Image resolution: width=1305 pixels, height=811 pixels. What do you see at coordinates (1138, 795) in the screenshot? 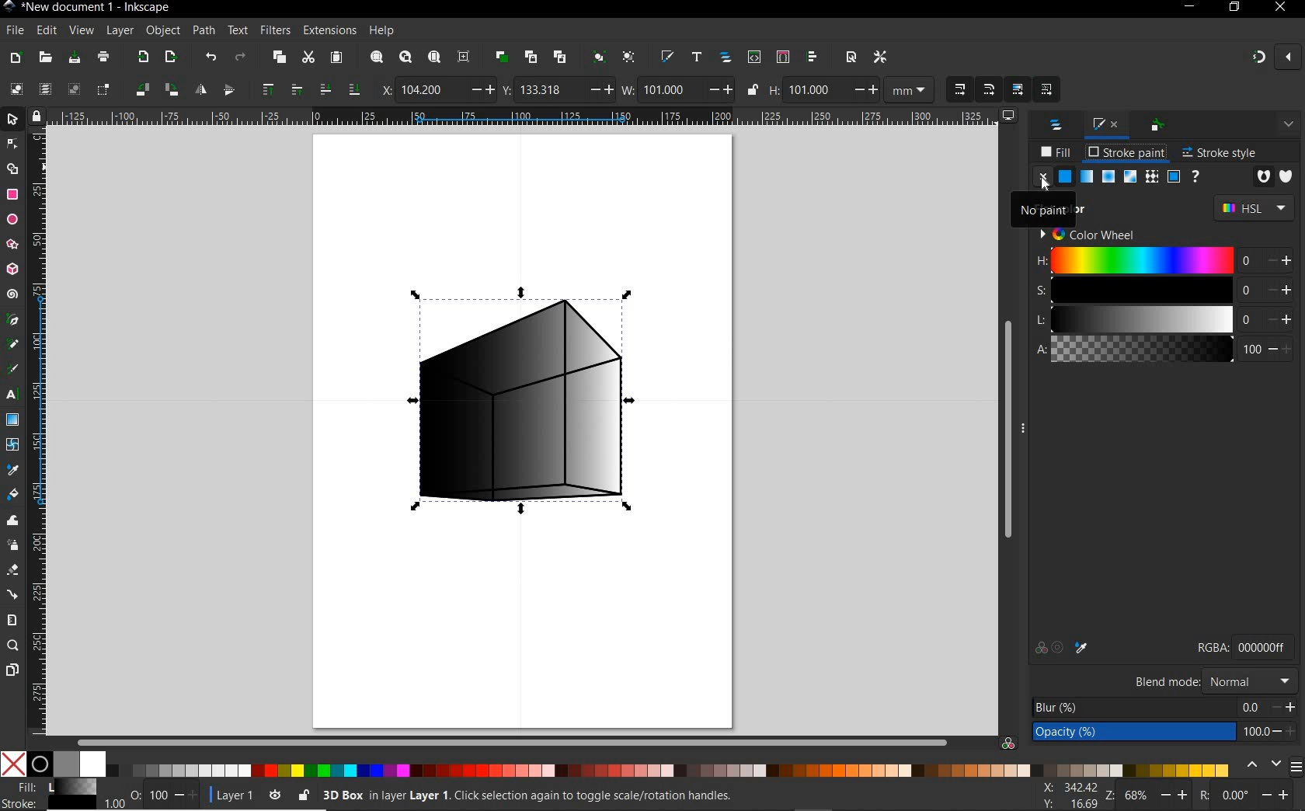
I see `68` at bounding box center [1138, 795].